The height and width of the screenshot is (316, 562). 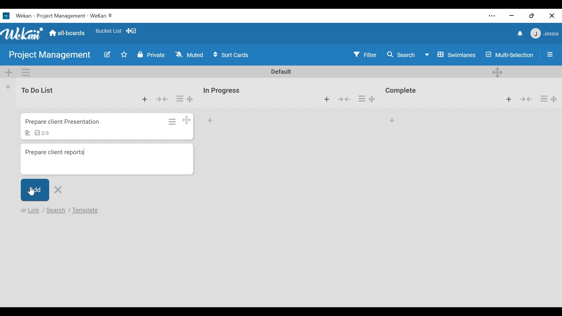 What do you see at coordinates (33, 190) in the screenshot?
I see `add` at bounding box center [33, 190].